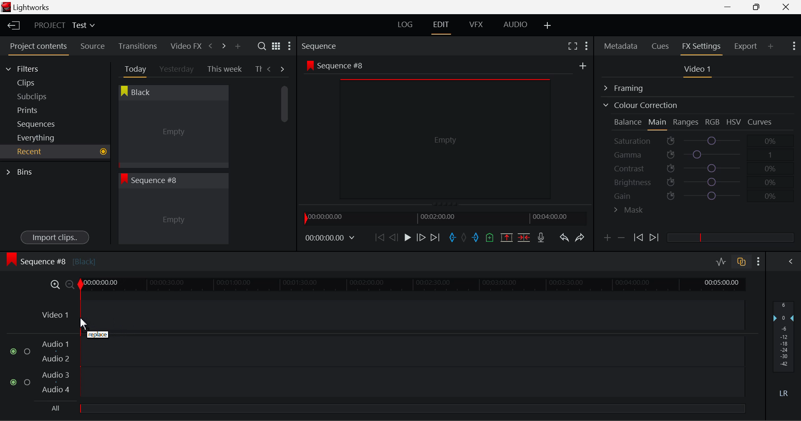  What do you see at coordinates (706, 194) in the screenshot?
I see `Gain` at bounding box center [706, 194].